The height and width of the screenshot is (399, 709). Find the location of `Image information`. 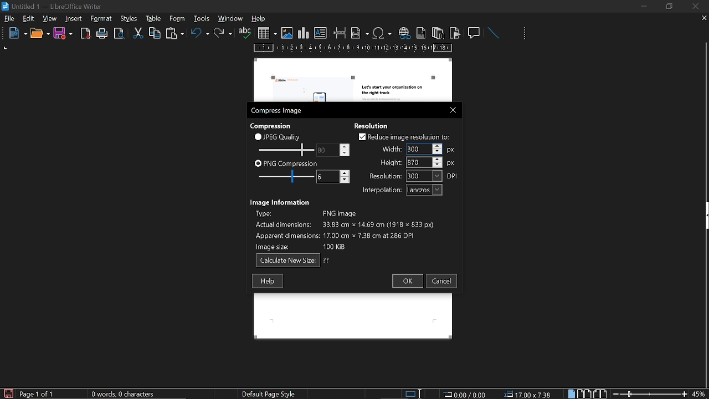

Image information is located at coordinates (281, 201).